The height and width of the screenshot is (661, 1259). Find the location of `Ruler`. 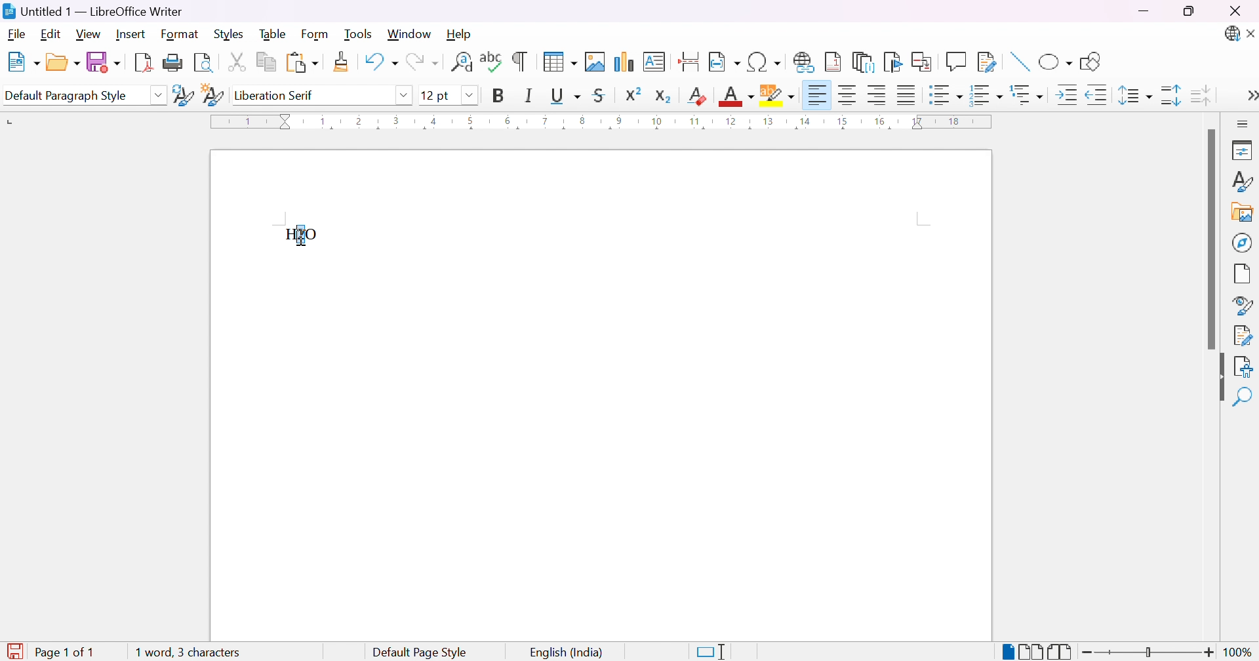

Ruler is located at coordinates (606, 122).